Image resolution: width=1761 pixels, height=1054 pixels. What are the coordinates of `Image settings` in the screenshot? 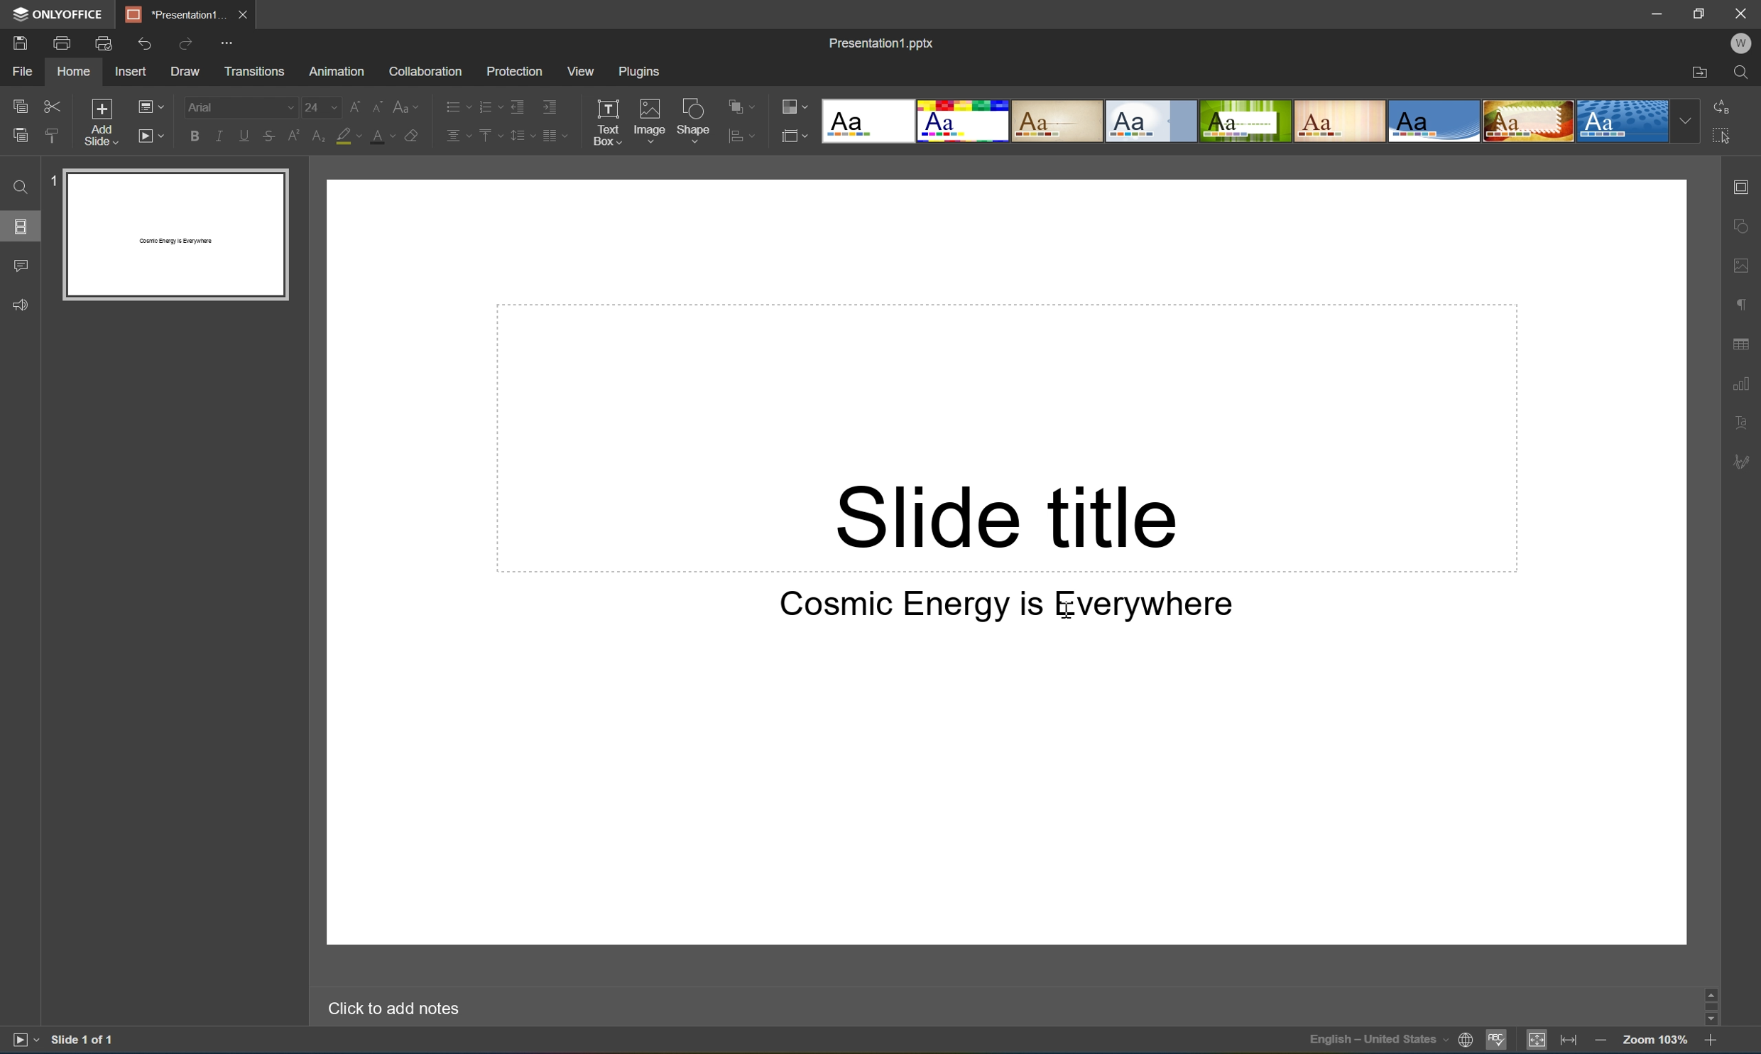 It's located at (1744, 263).